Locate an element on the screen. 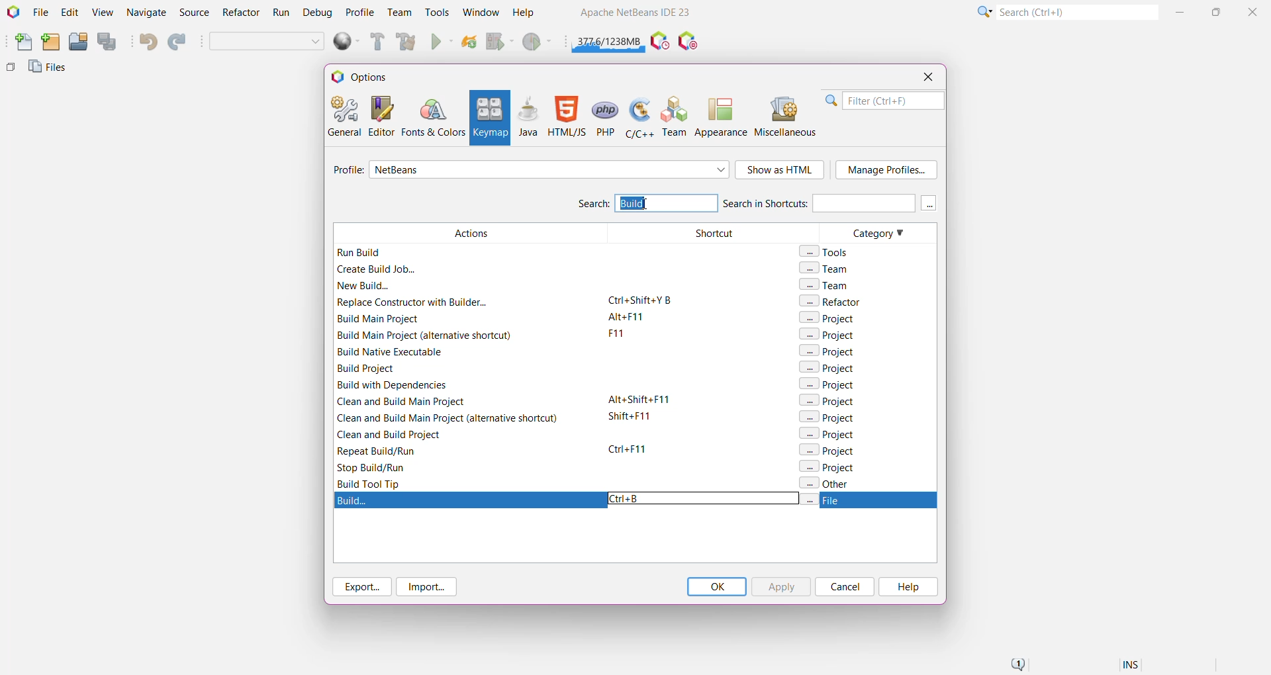 The width and height of the screenshot is (1271, 675). General is located at coordinates (343, 115).